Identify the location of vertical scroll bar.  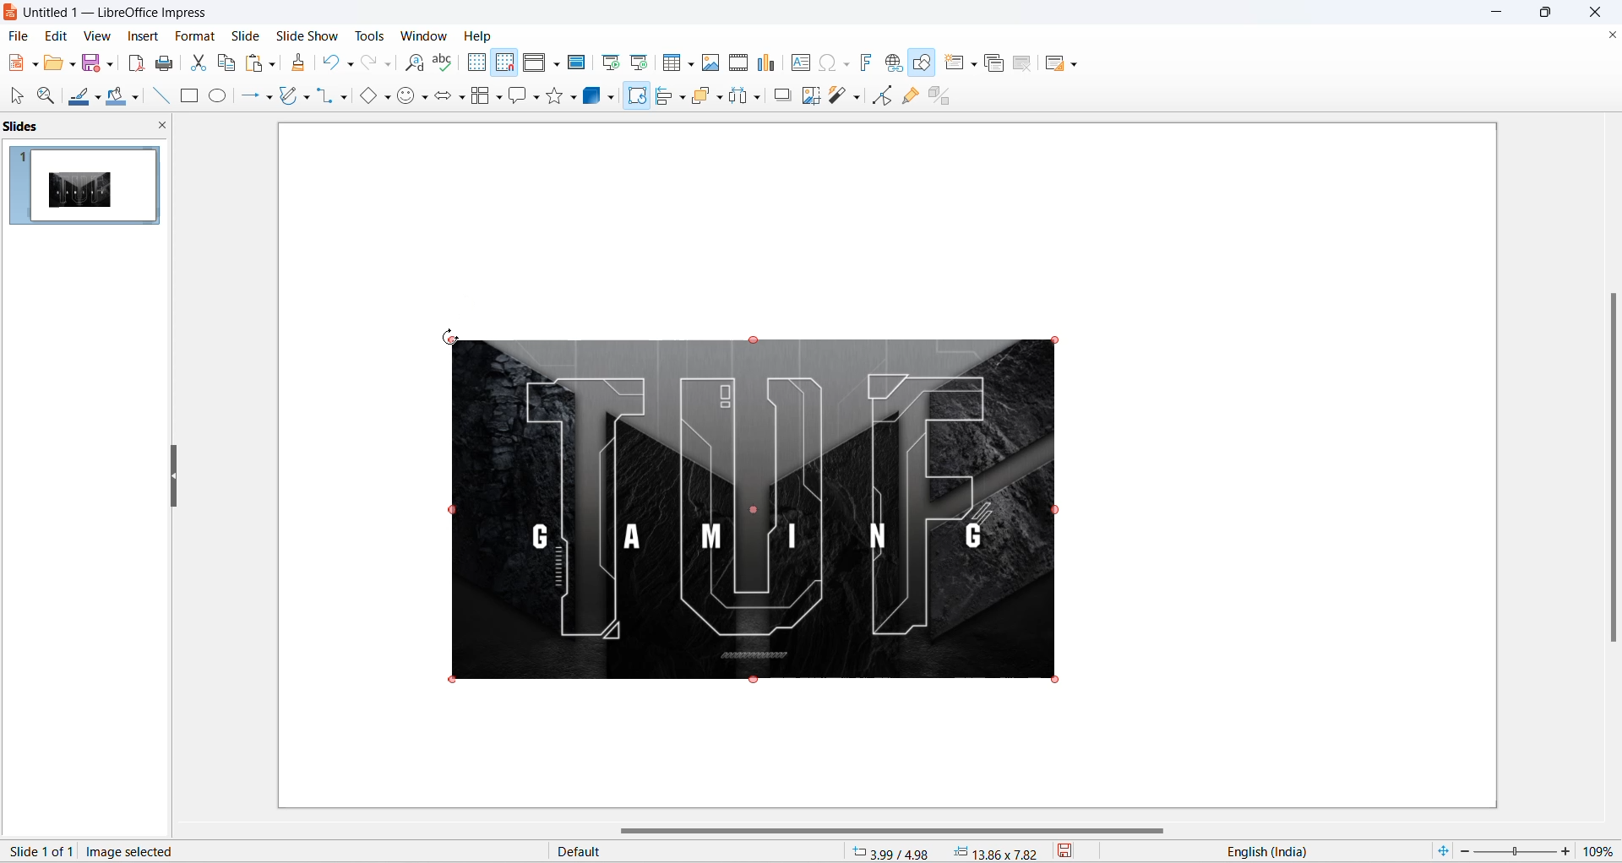
(1612, 465).